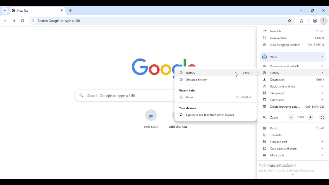  What do you see at coordinates (187, 90) in the screenshot?
I see `recent tabs` at bounding box center [187, 90].